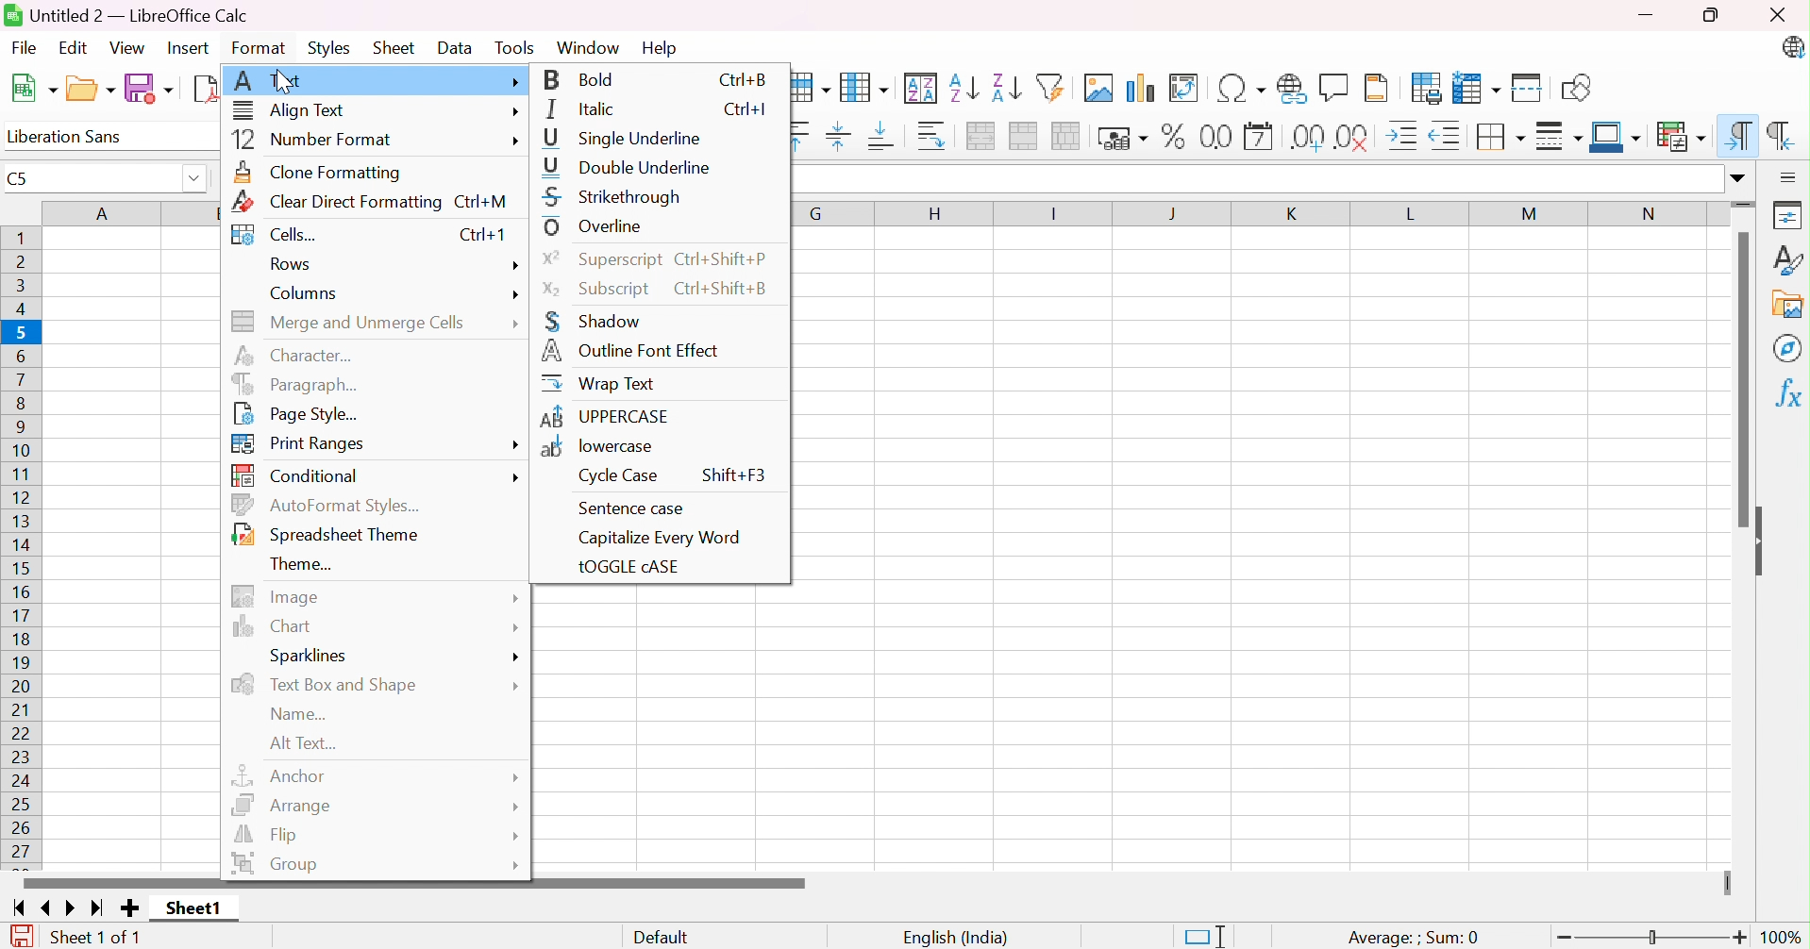  I want to click on Insert Special Functions, so click(1245, 88).